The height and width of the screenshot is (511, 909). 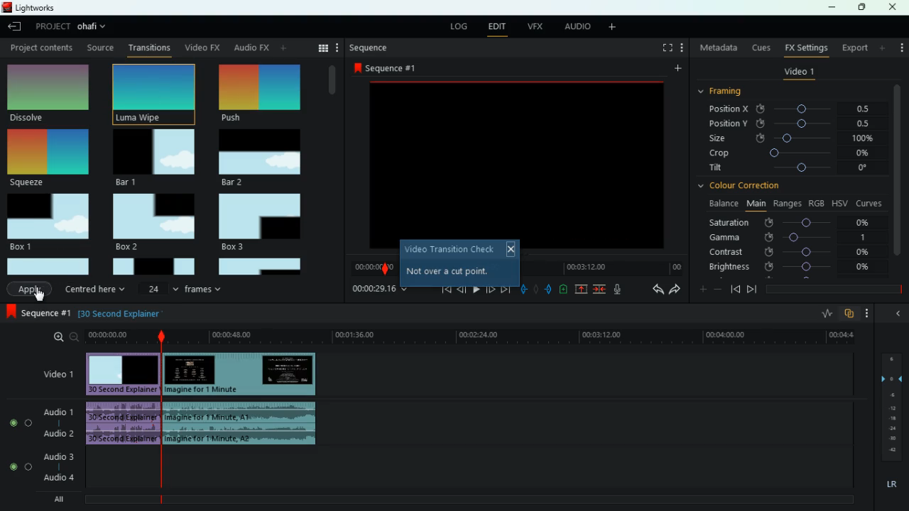 I want to click on audio, so click(x=577, y=27).